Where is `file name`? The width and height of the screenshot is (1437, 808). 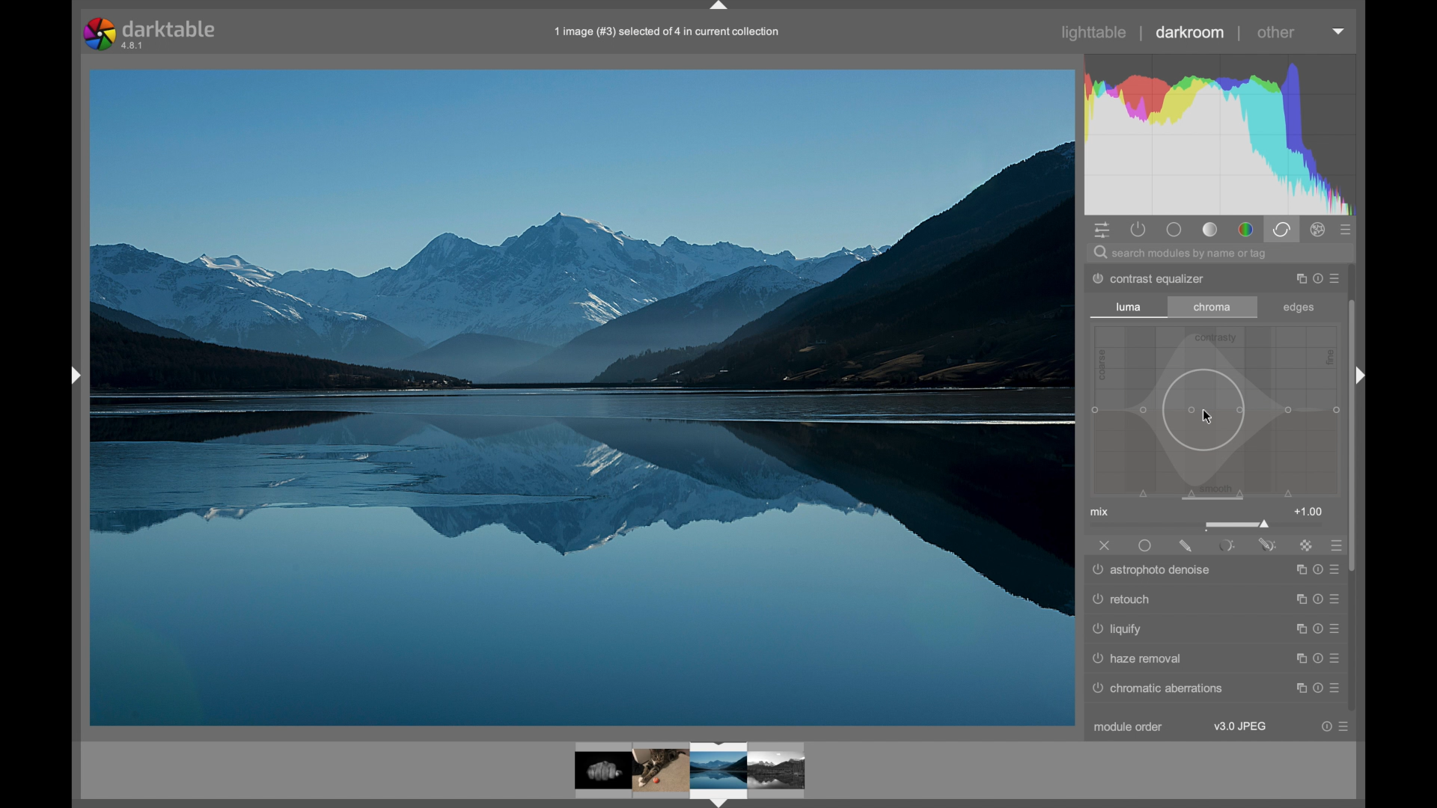
file name is located at coordinates (665, 32).